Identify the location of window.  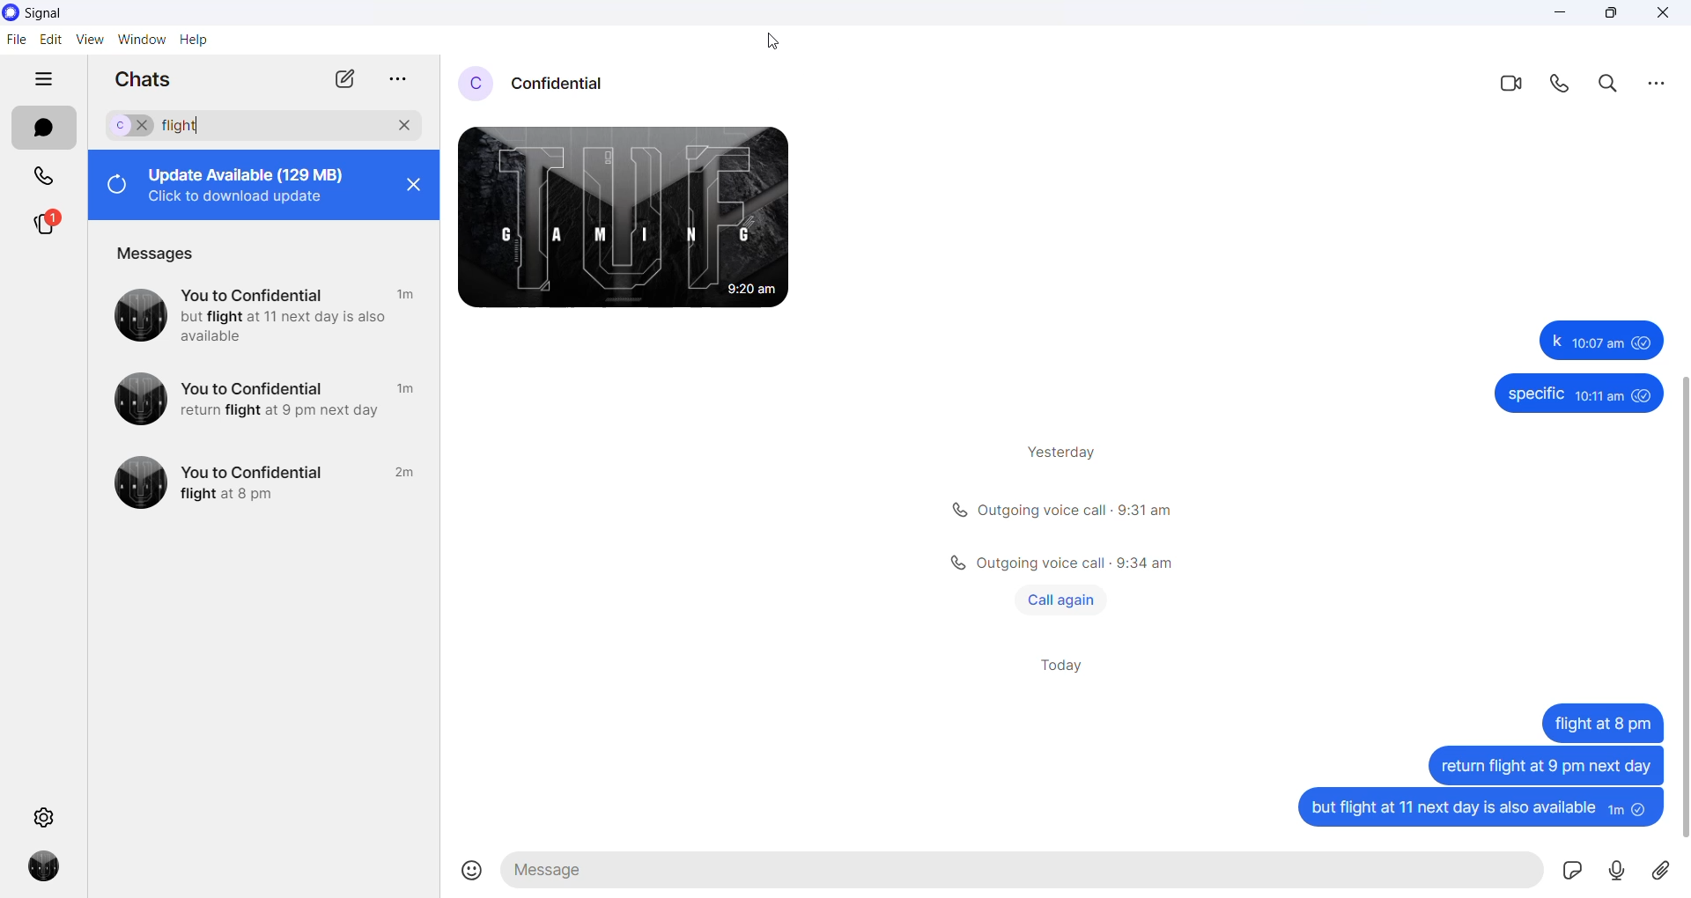
(142, 41).